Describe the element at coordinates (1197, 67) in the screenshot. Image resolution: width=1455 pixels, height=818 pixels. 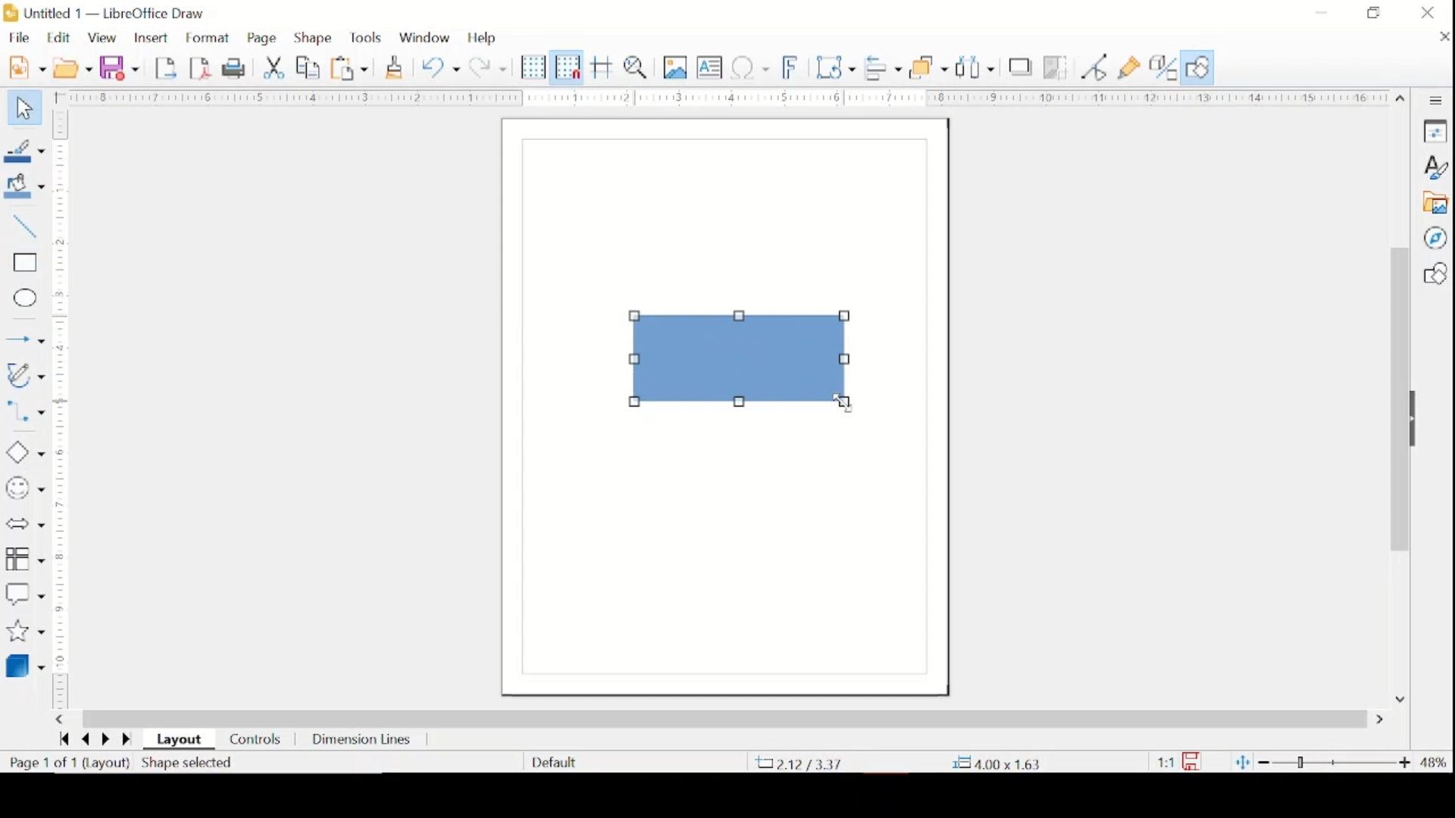
I see `show draw functions` at that location.